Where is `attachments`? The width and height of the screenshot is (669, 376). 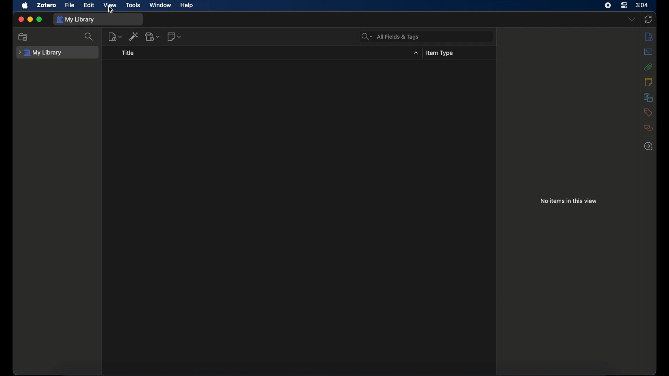
attachments is located at coordinates (648, 67).